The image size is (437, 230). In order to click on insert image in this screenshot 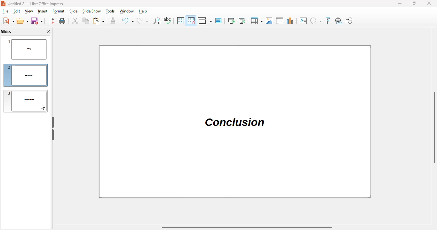, I will do `click(269, 21)`.